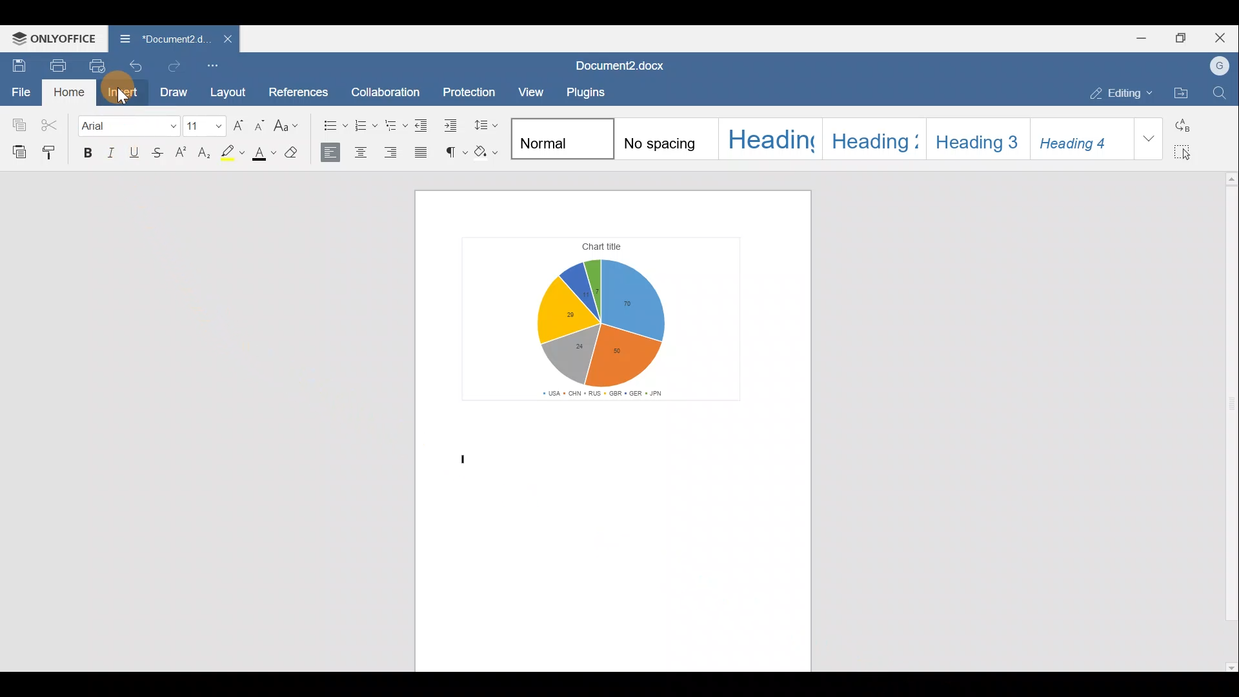 Image resolution: width=1239 pixels, height=697 pixels. Describe the element at coordinates (123, 97) in the screenshot. I see `Cursor on insert` at that location.